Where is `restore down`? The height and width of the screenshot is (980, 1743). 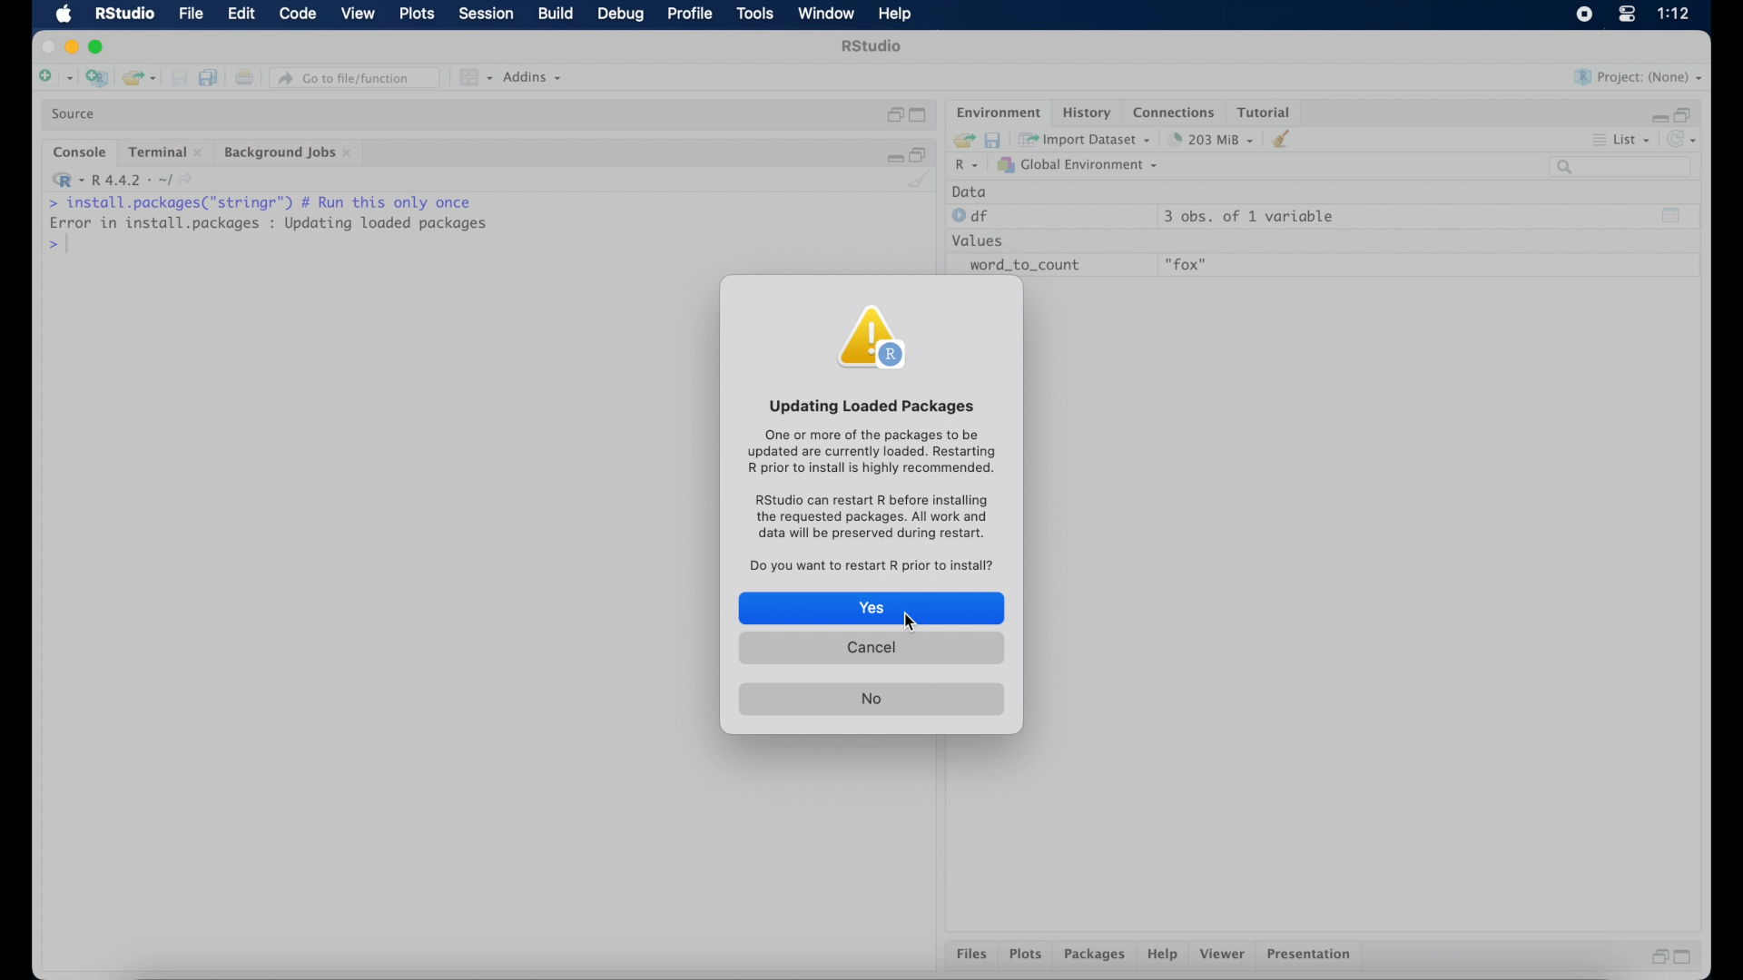 restore down is located at coordinates (1685, 113).